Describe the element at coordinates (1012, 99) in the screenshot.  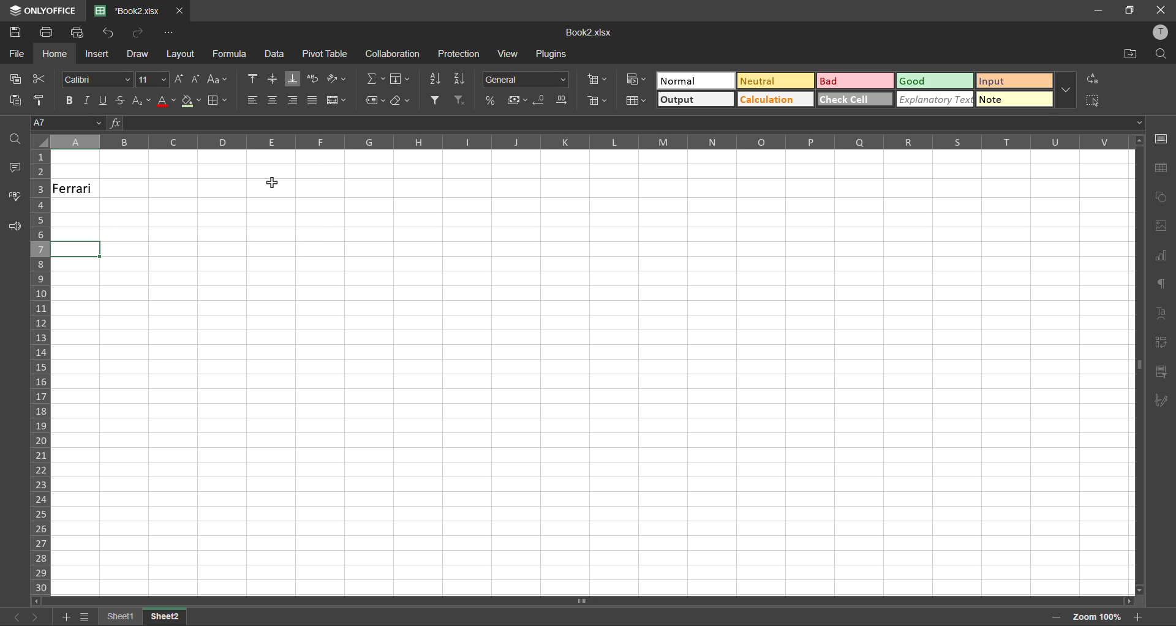
I see `note` at that location.